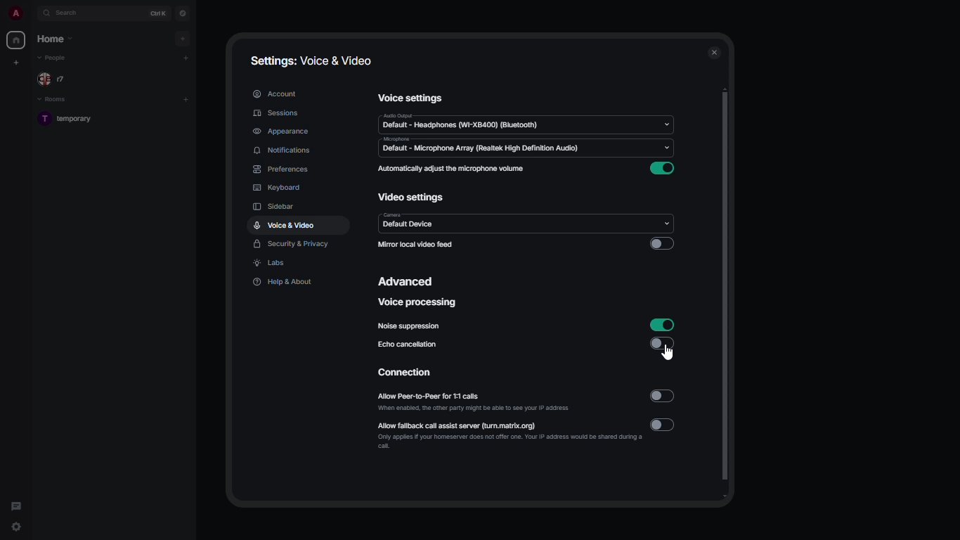 The width and height of the screenshot is (960, 540). What do you see at coordinates (309, 60) in the screenshot?
I see `settings: voice & video` at bounding box center [309, 60].